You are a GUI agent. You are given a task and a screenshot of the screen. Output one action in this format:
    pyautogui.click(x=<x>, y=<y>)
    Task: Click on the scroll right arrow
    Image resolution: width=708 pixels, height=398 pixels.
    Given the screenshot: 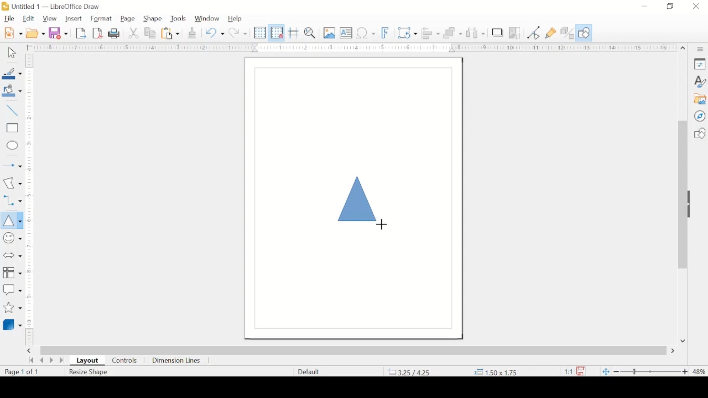 What is the action you would take?
    pyautogui.click(x=674, y=351)
    